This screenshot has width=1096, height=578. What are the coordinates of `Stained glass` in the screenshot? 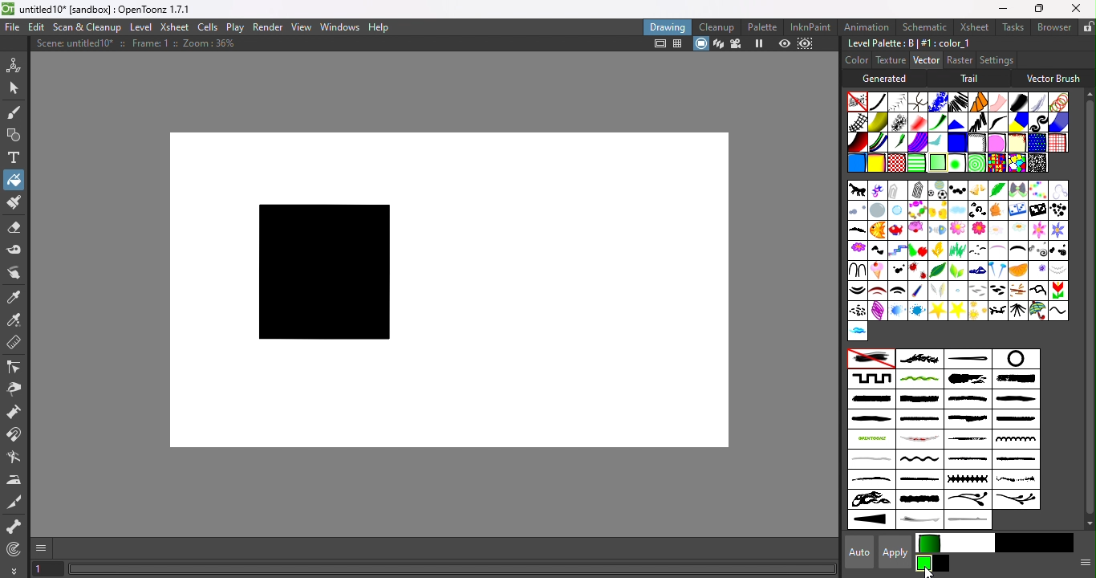 It's located at (996, 162).